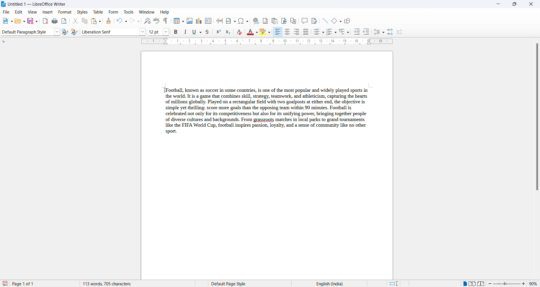  Describe the element at coordinates (323, 33) in the screenshot. I see `toggle unordered list options` at that location.